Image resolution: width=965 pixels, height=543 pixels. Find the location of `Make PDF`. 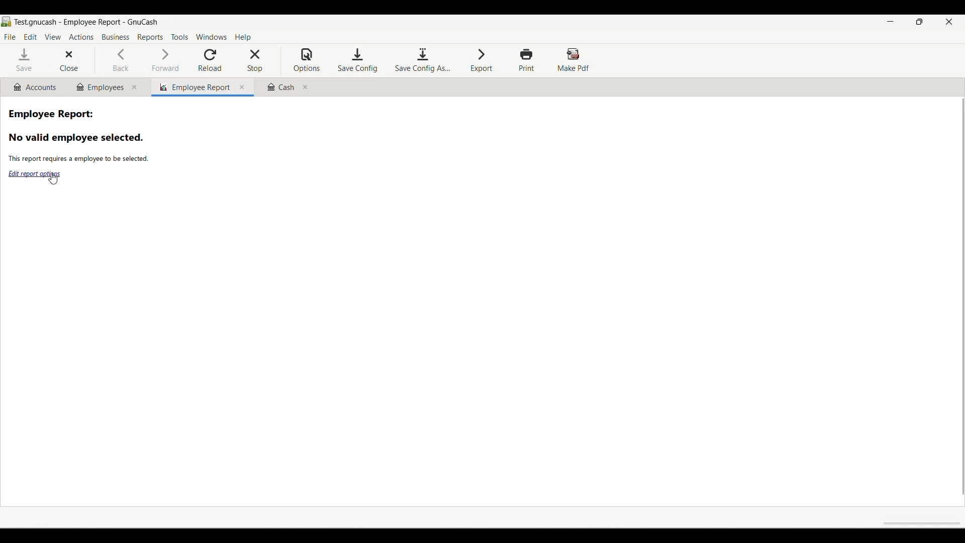

Make PDF is located at coordinates (573, 60).